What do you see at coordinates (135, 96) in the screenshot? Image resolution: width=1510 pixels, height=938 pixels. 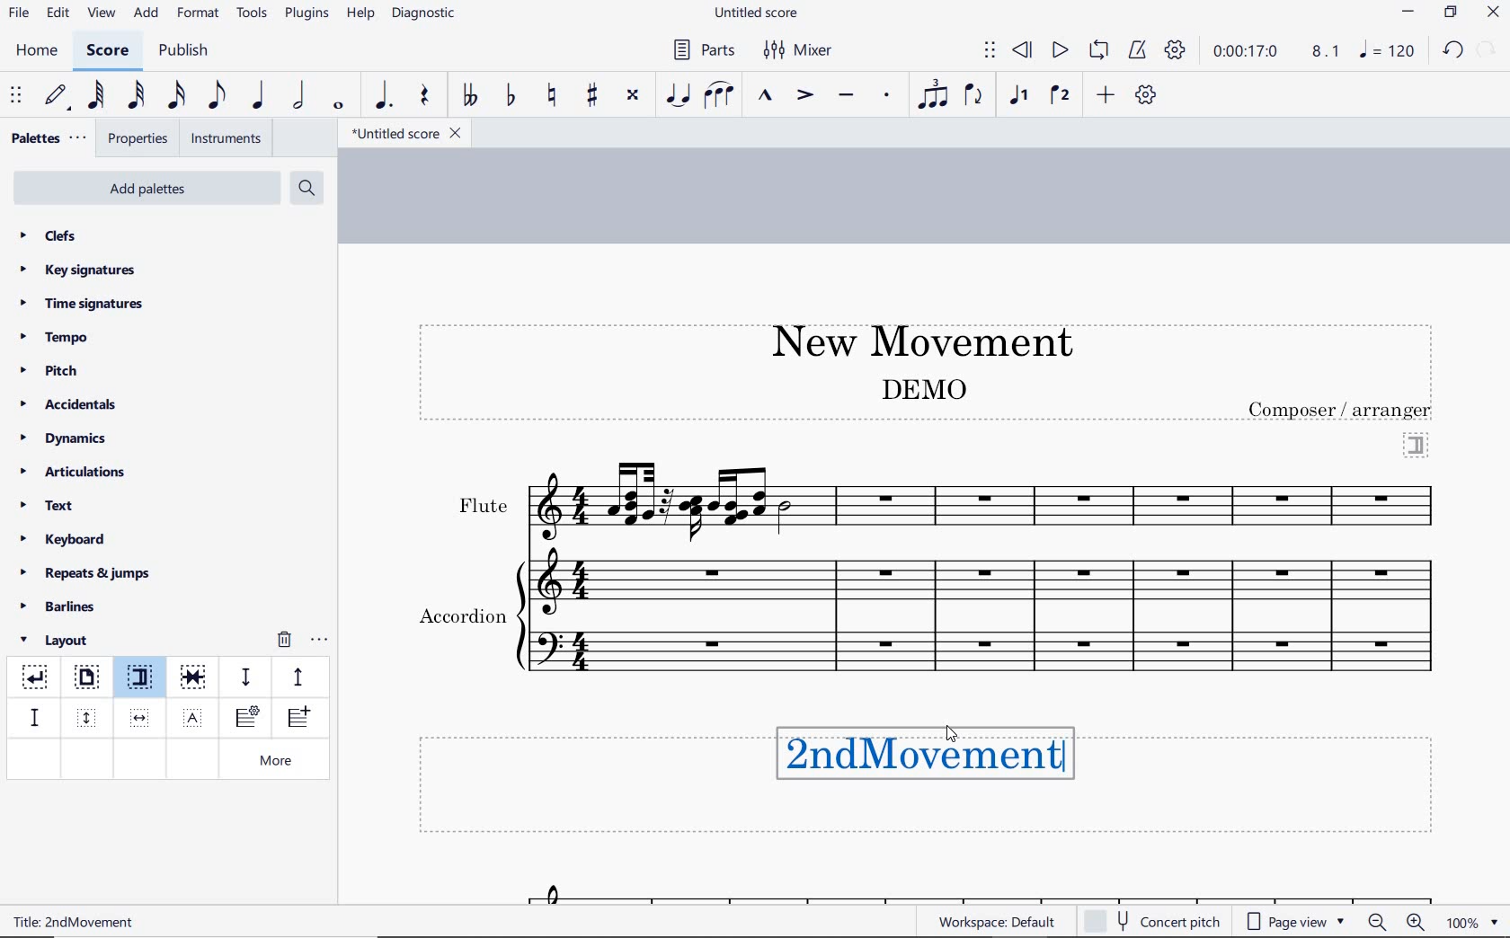 I see `32nd note` at bounding box center [135, 96].